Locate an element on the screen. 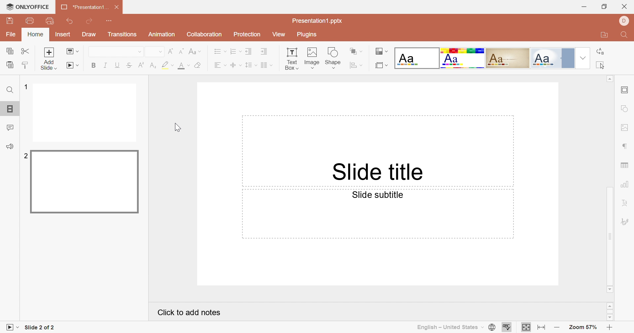  Line spacing is located at coordinates (249, 65).